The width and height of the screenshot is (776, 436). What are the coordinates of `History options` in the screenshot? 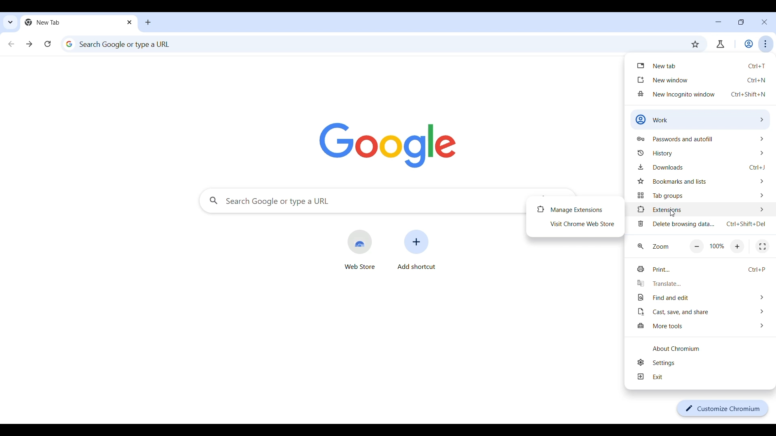 It's located at (700, 153).